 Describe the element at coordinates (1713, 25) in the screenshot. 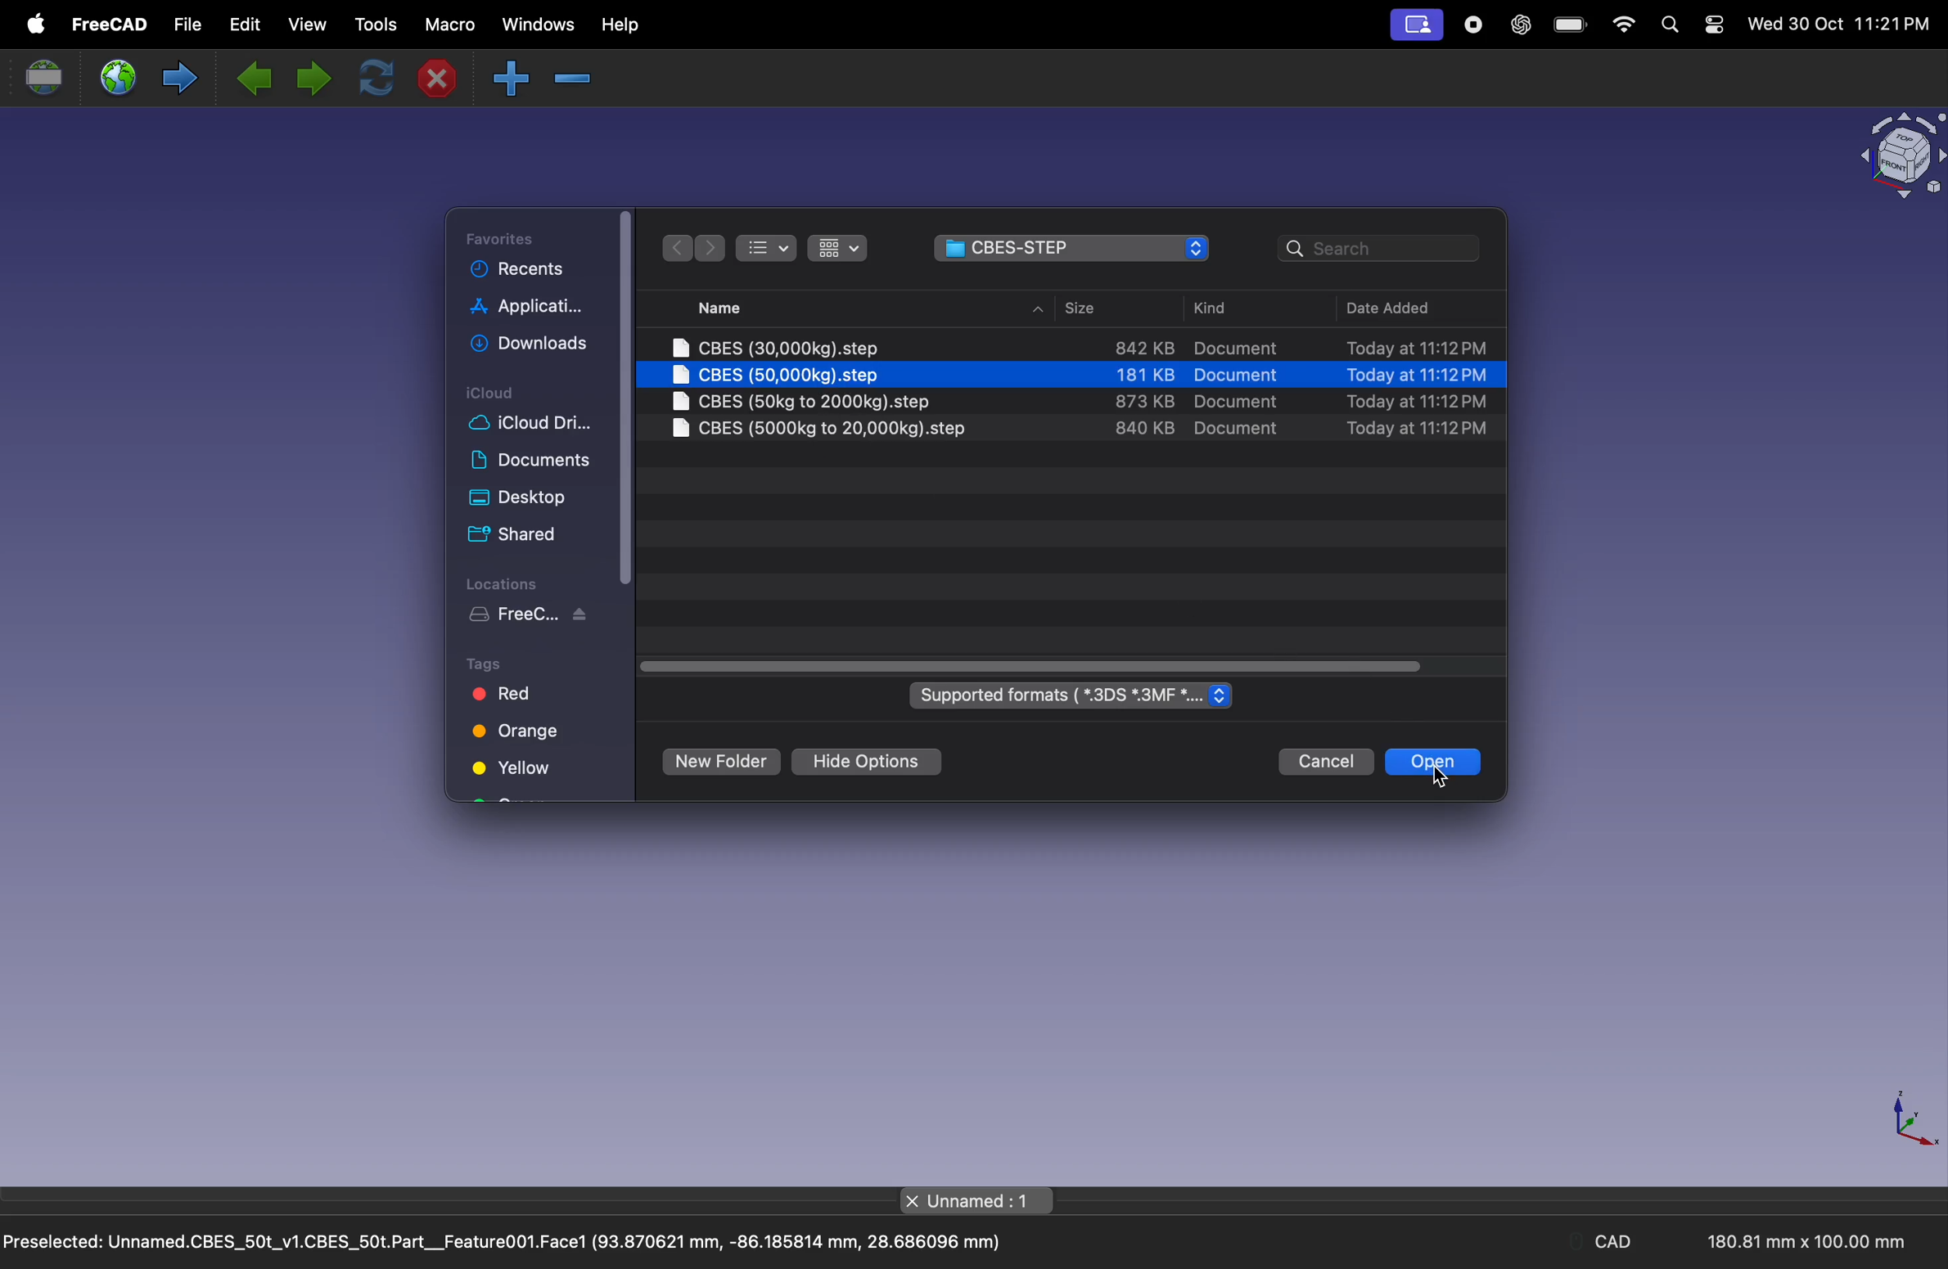

I see `settings` at that location.